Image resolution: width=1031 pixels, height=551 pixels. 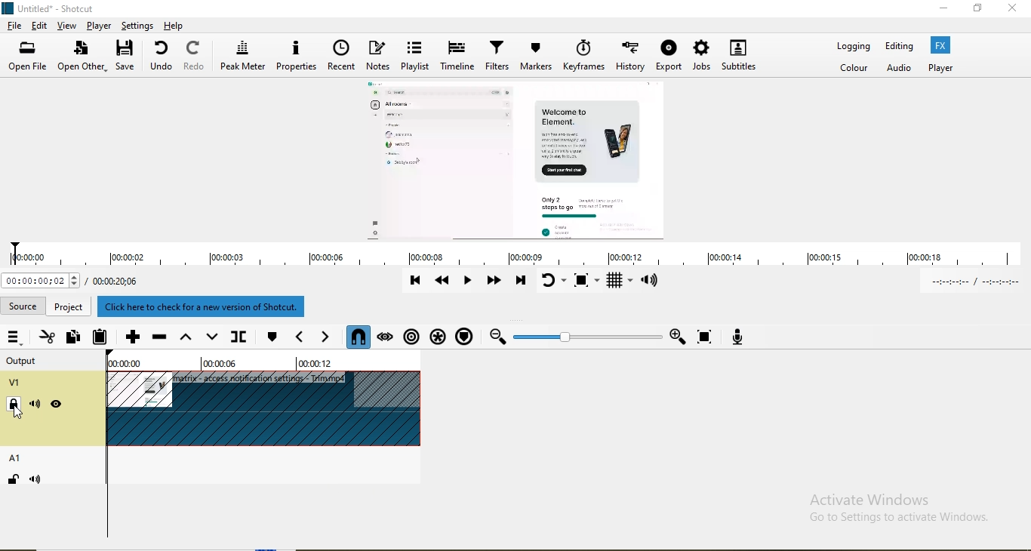 What do you see at coordinates (175, 26) in the screenshot?
I see `help` at bounding box center [175, 26].